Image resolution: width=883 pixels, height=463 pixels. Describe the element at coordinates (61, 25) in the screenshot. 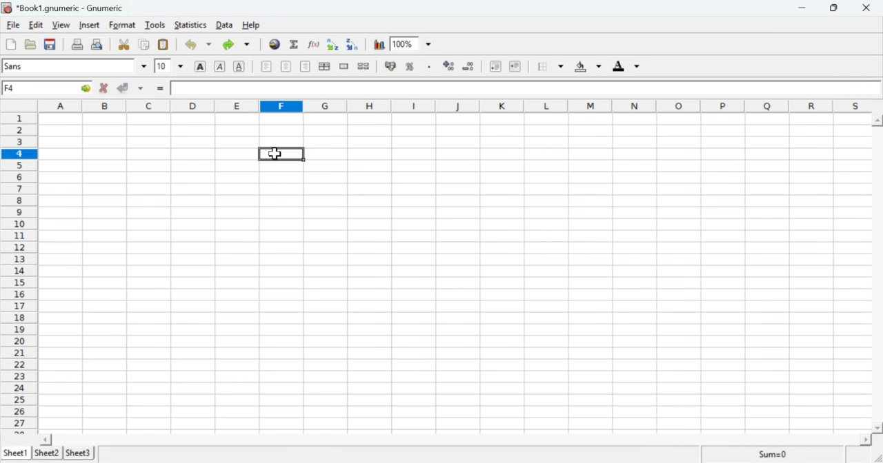

I see `View` at that location.